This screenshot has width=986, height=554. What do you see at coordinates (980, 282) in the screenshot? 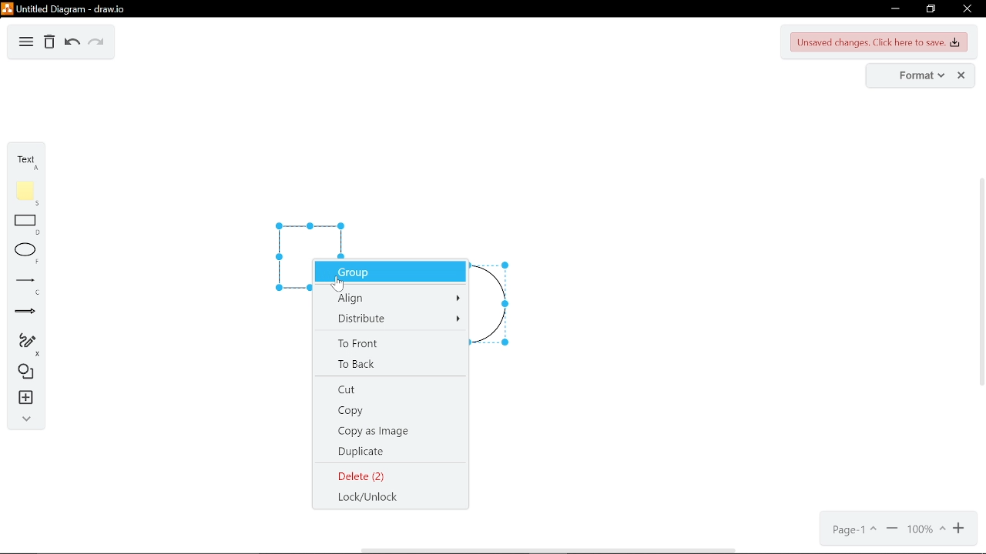
I see `vertical scrollbar` at bounding box center [980, 282].